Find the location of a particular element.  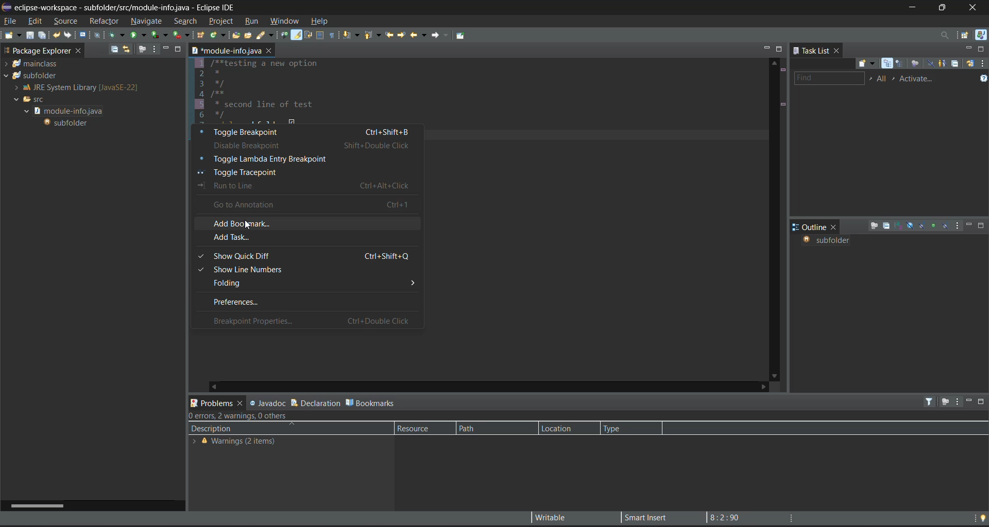

minimize is located at coordinates (969, 225).